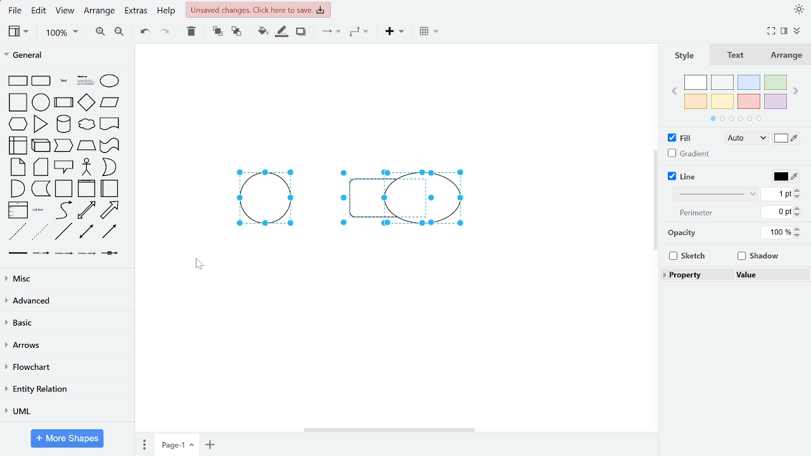 This screenshot has width=811, height=456. What do you see at coordinates (65, 301) in the screenshot?
I see `advanced` at bounding box center [65, 301].